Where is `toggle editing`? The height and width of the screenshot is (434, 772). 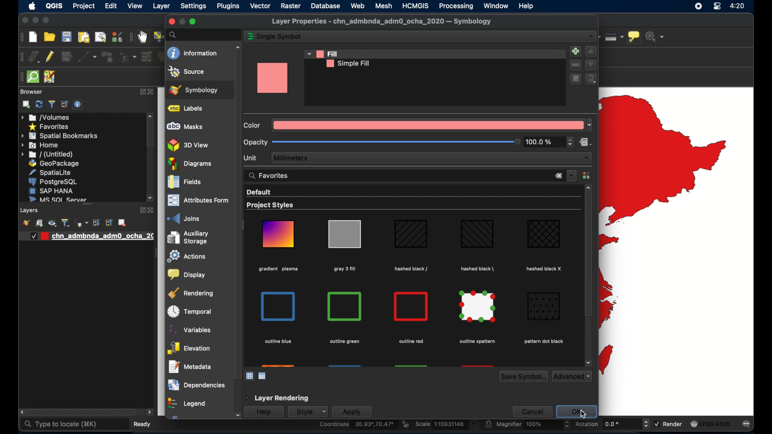 toggle editing is located at coordinates (50, 56).